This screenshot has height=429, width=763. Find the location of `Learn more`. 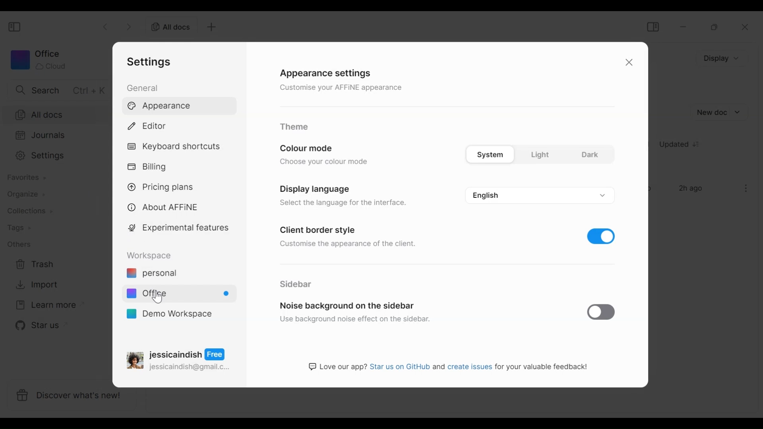

Learn more is located at coordinates (46, 305).